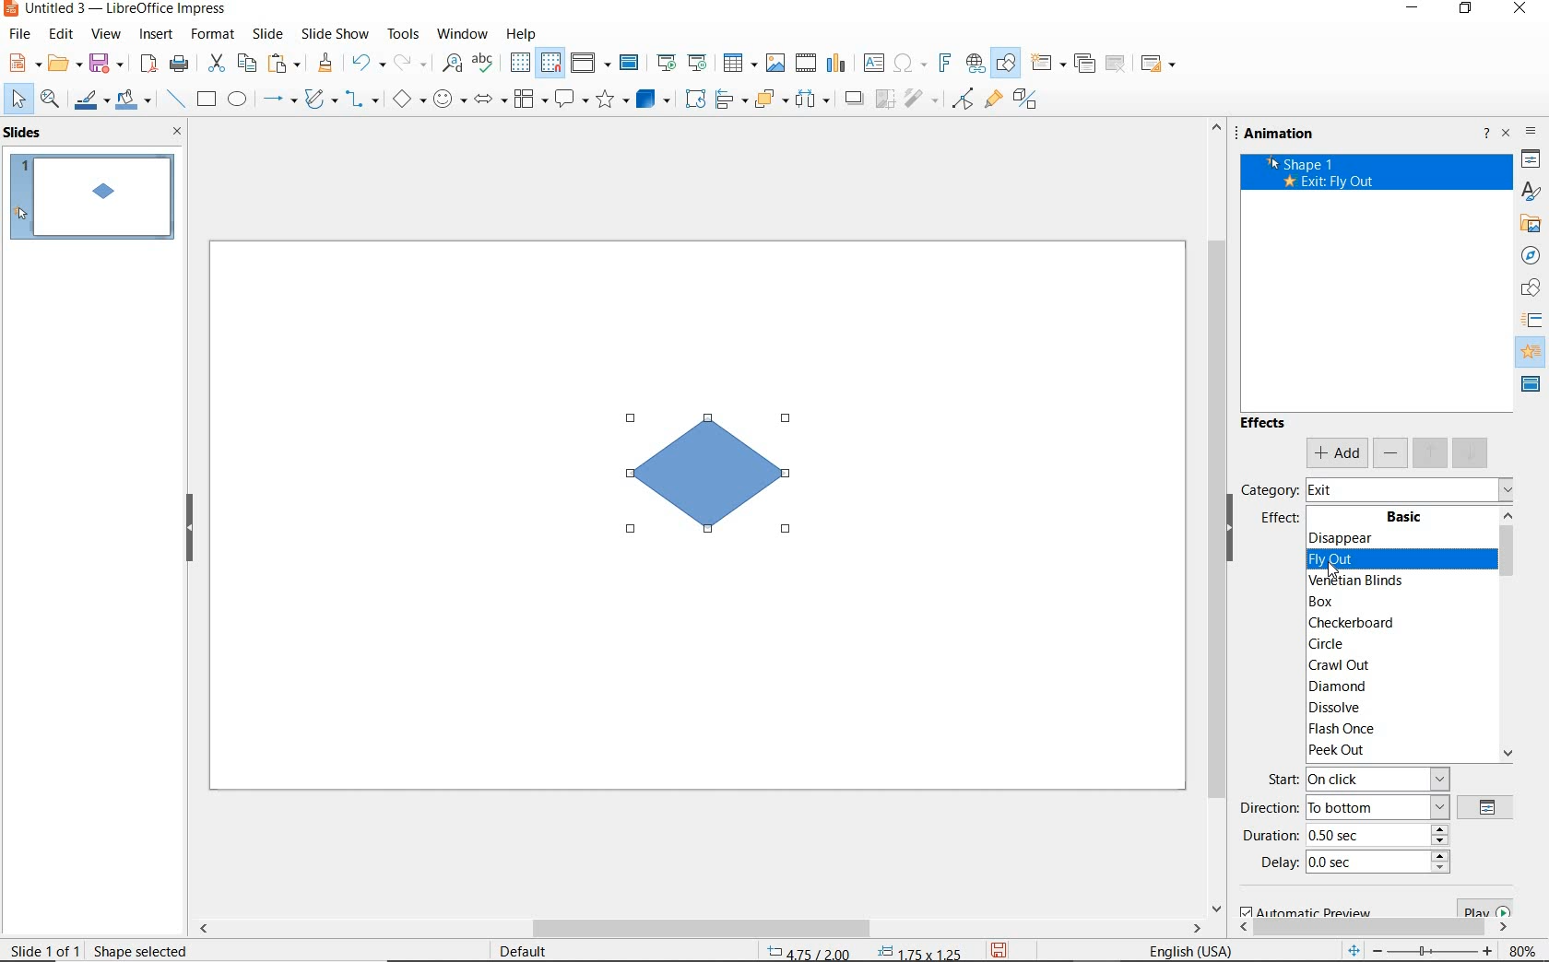  What do you see at coordinates (523, 34) in the screenshot?
I see `help` at bounding box center [523, 34].